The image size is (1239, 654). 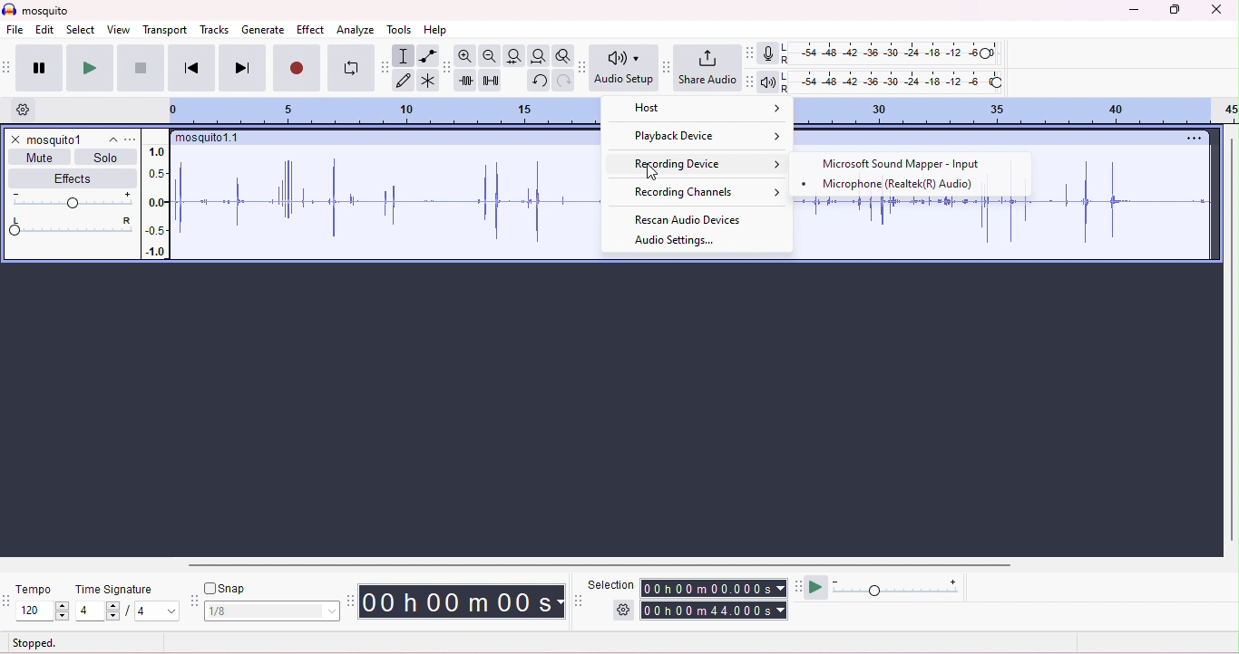 I want to click on waveform, so click(x=386, y=201).